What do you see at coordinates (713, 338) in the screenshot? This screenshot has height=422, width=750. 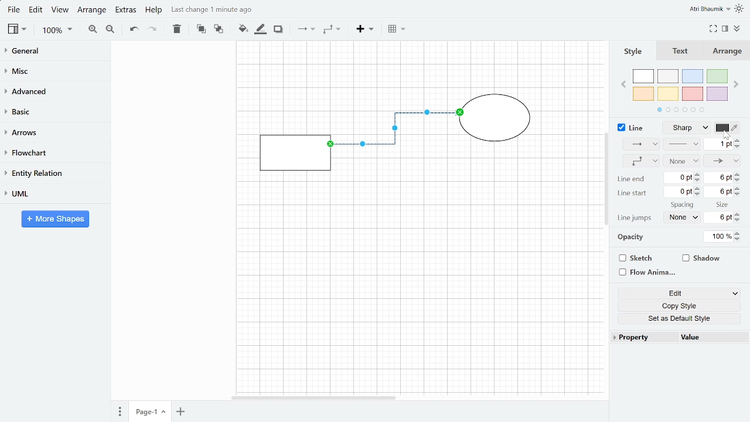 I see `Value` at bounding box center [713, 338].